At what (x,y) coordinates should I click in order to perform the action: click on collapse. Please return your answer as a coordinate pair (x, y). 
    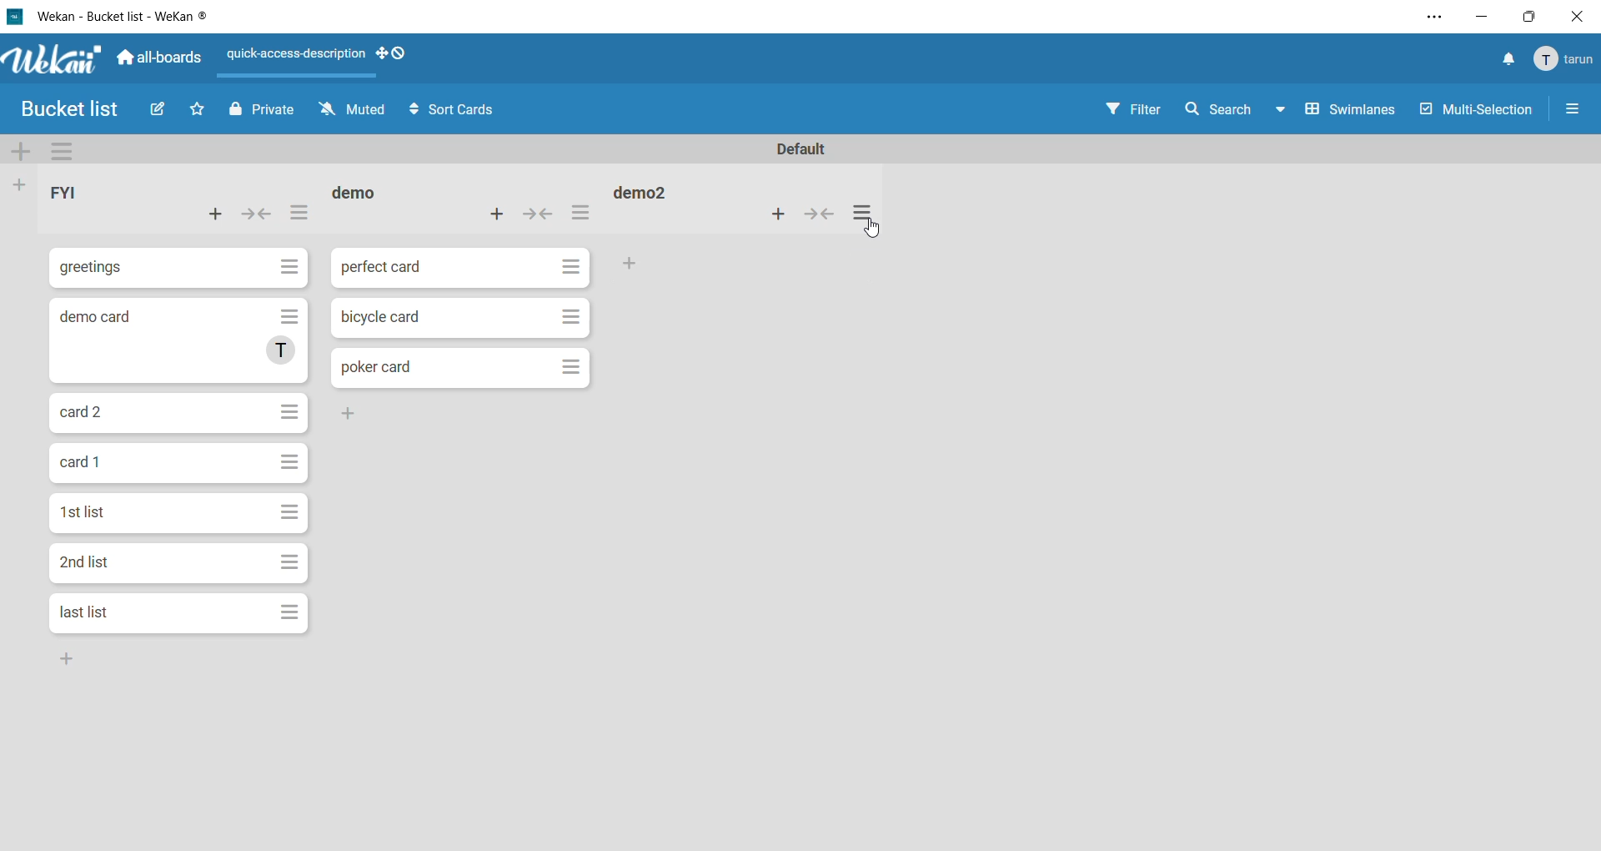
    Looking at the image, I should click on (536, 214).